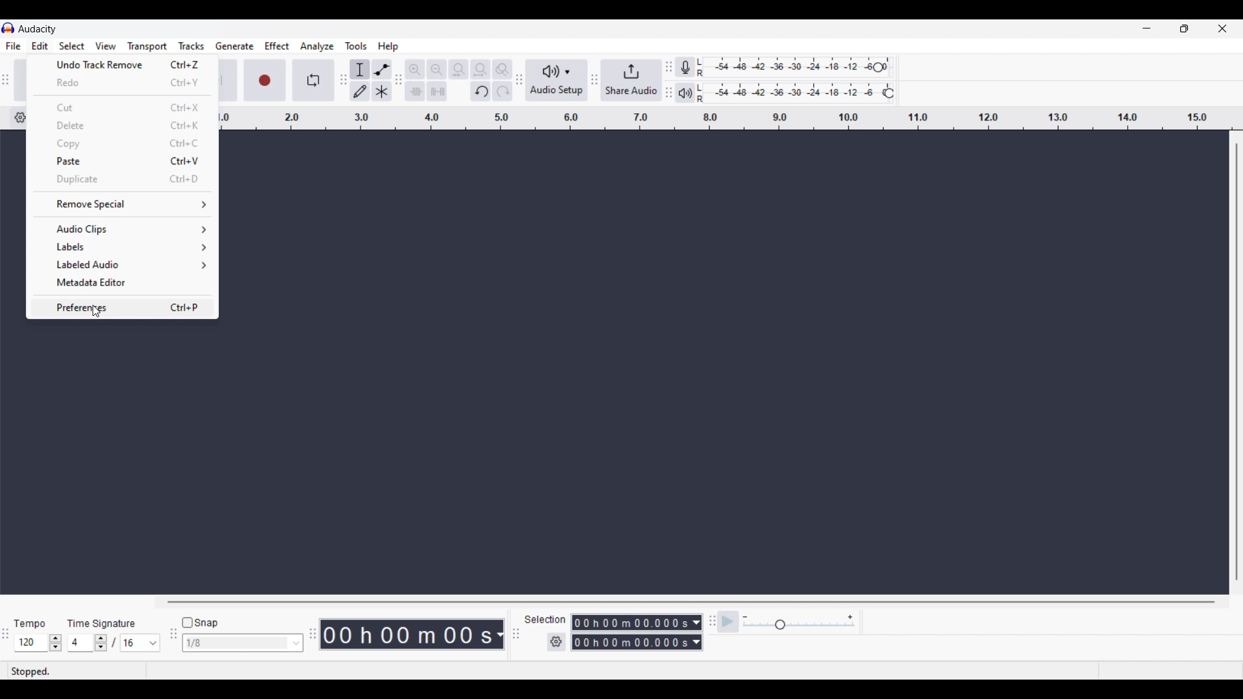  Describe the element at coordinates (480, 91) in the screenshot. I see `Undo` at that location.